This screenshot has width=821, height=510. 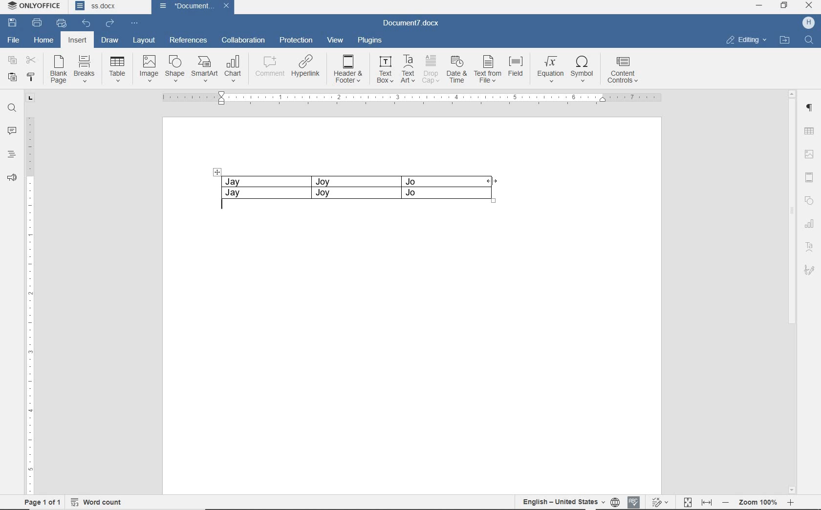 What do you see at coordinates (707, 501) in the screenshot?
I see `FIT TO WIDTH` at bounding box center [707, 501].